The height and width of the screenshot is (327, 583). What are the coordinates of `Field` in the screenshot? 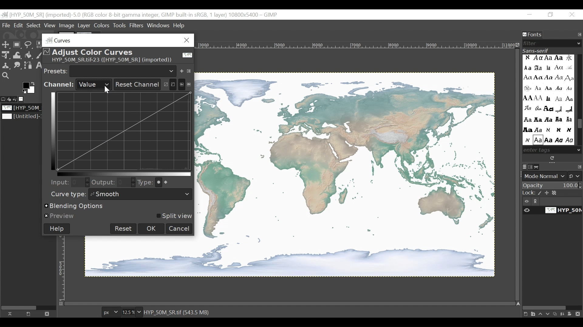 It's located at (80, 182).